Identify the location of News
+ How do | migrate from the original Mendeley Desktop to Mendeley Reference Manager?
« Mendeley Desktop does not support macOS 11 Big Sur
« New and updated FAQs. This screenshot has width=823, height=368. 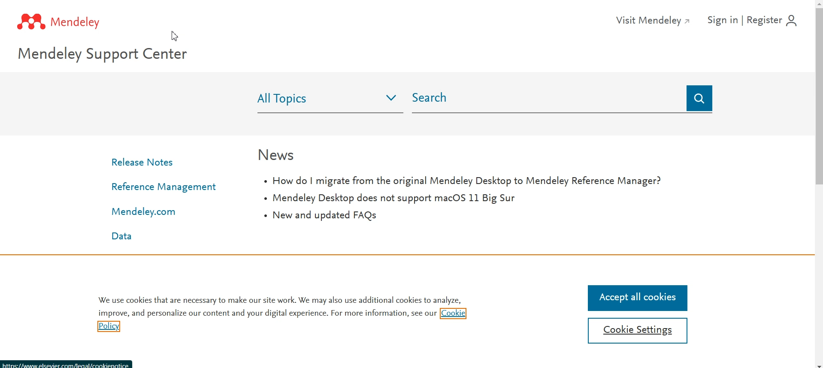
(460, 186).